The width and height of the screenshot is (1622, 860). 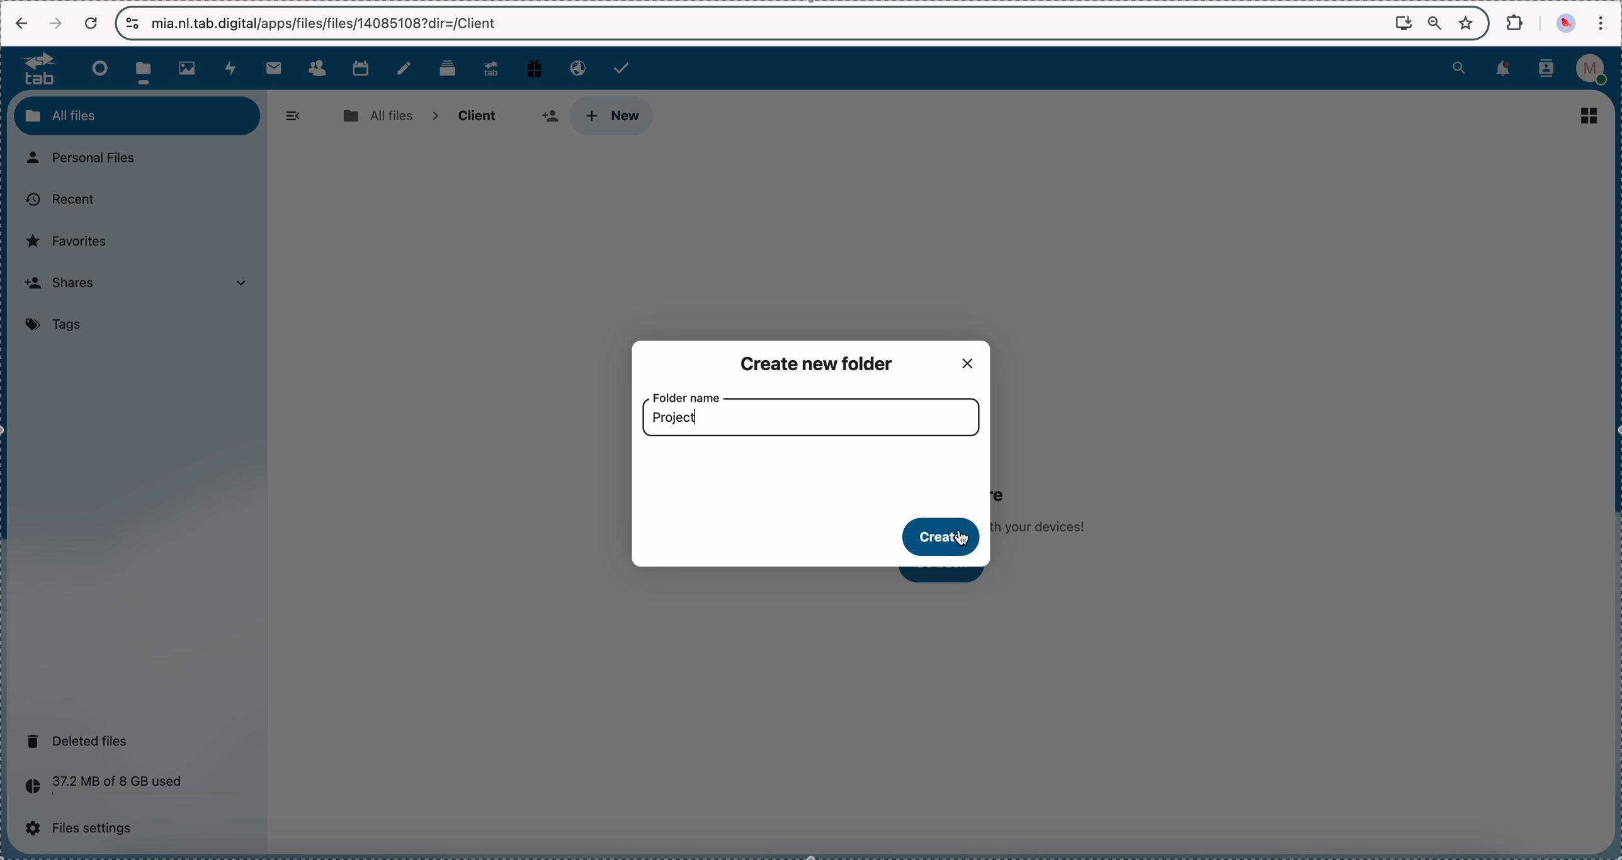 I want to click on profile picture, so click(x=1568, y=23).